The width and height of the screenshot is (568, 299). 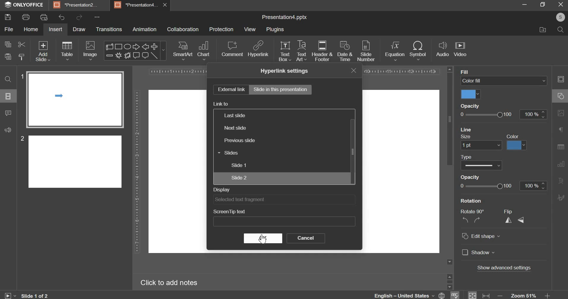 I want to click on search, so click(x=559, y=29).